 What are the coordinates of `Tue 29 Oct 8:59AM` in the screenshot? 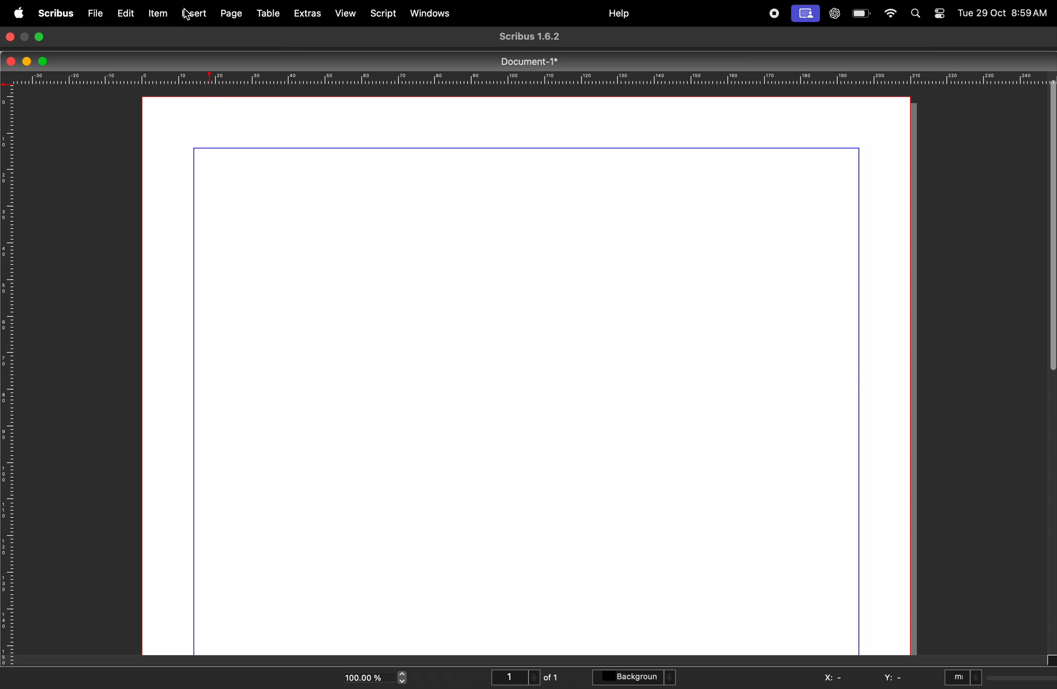 It's located at (1002, 14).